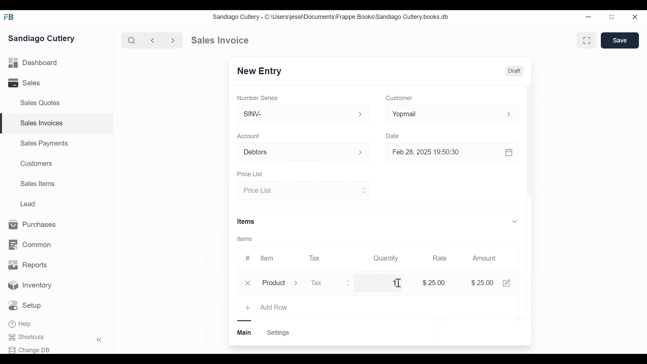 The height and width of the screenshot is (364, 647). Describe the element at coordinates (42, 103) in the screenshot. I see `Sales Quotes` at that location.